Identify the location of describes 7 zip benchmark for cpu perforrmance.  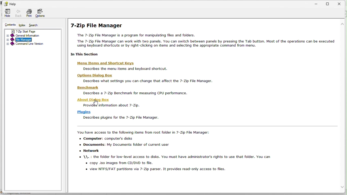
(133, 93).